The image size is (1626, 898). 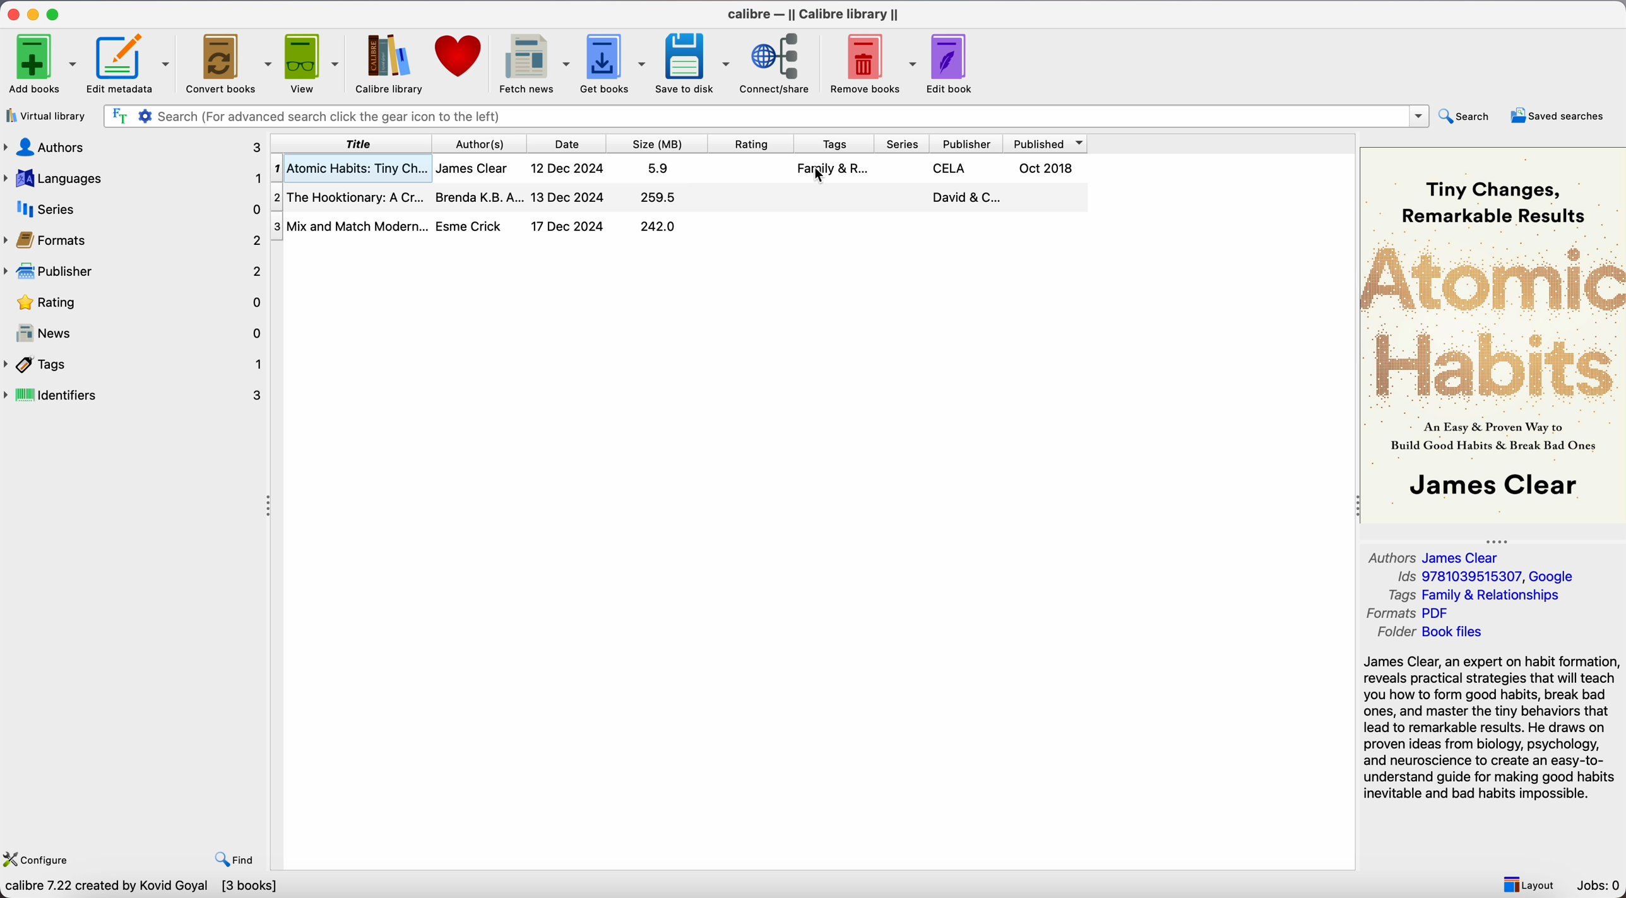 I want to click on 12 Dec 2024, so click(x=569, y=167).